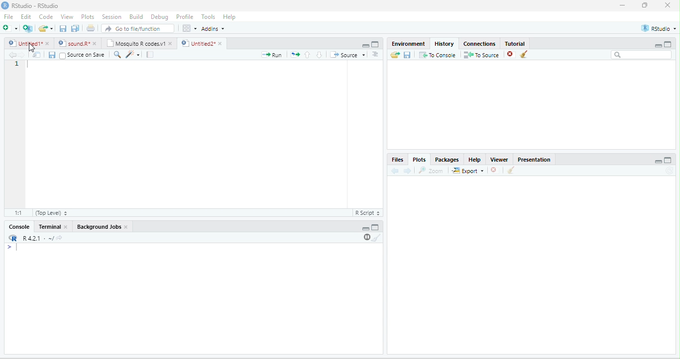 The width and height of the screenshot is (680, 359). What do you see at coordinates (420, 160) in the screenshot?
I see `Plots` at bounding box center [420, 160].